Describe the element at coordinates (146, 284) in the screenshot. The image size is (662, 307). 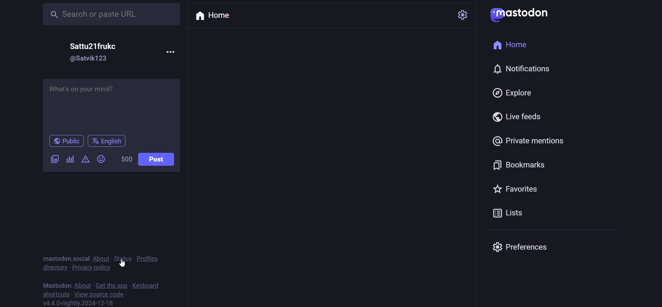
I see `keyboard` at that location.